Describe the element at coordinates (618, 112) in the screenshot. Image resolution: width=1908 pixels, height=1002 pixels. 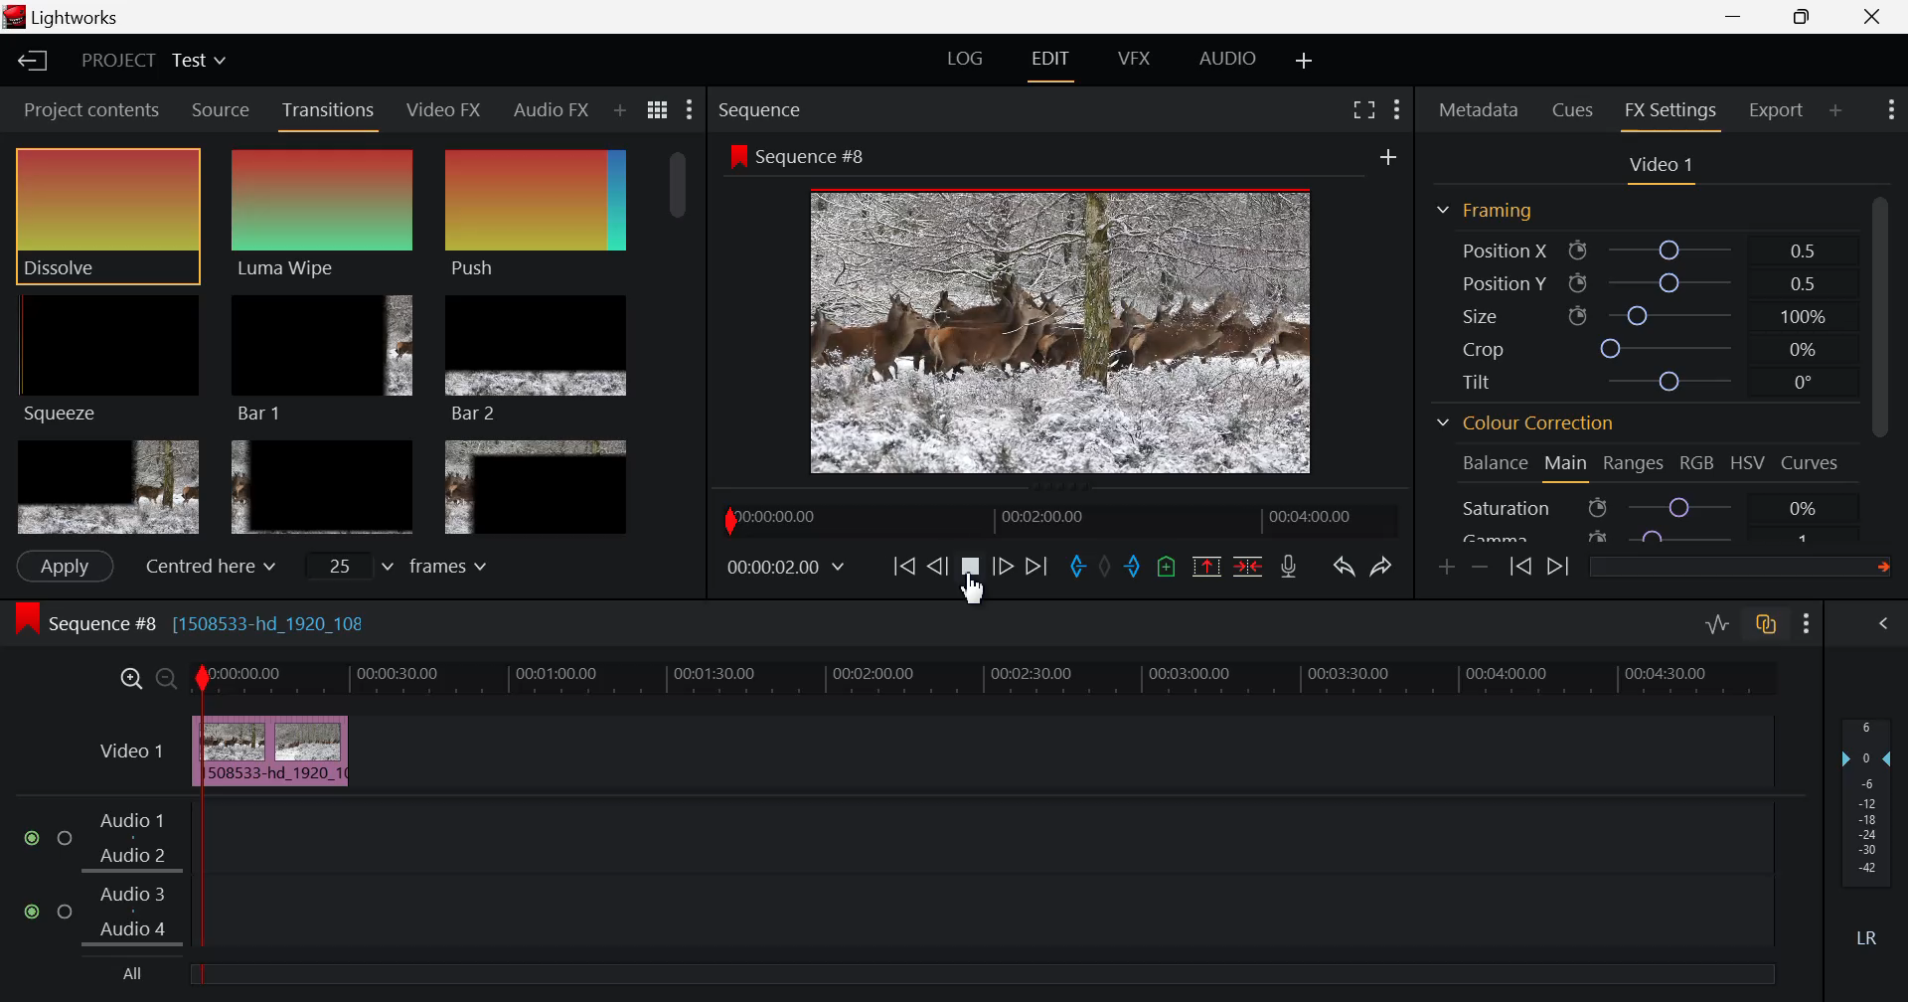
I see `Add Panel` at that location.